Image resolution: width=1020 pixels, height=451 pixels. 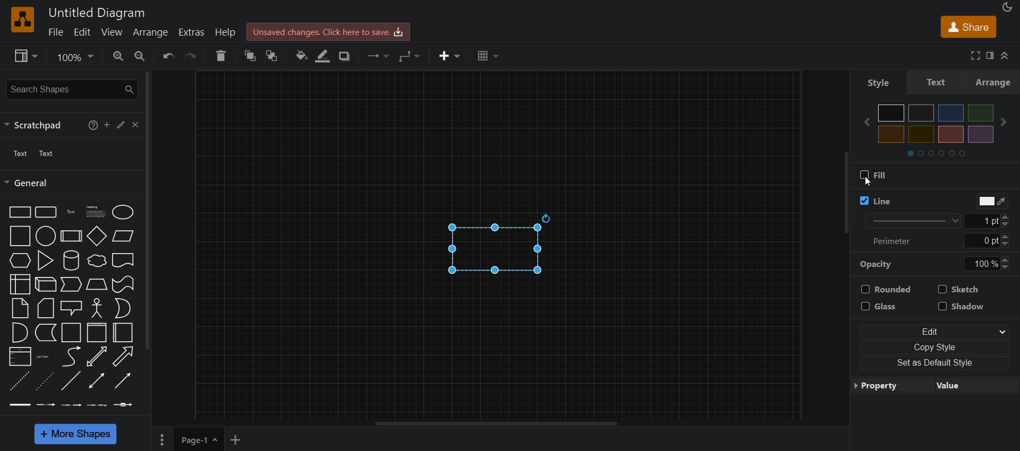 What do you see at coordinates (886, 306) in the screenshot?
I see `glass` at bounding box center [886, 306].